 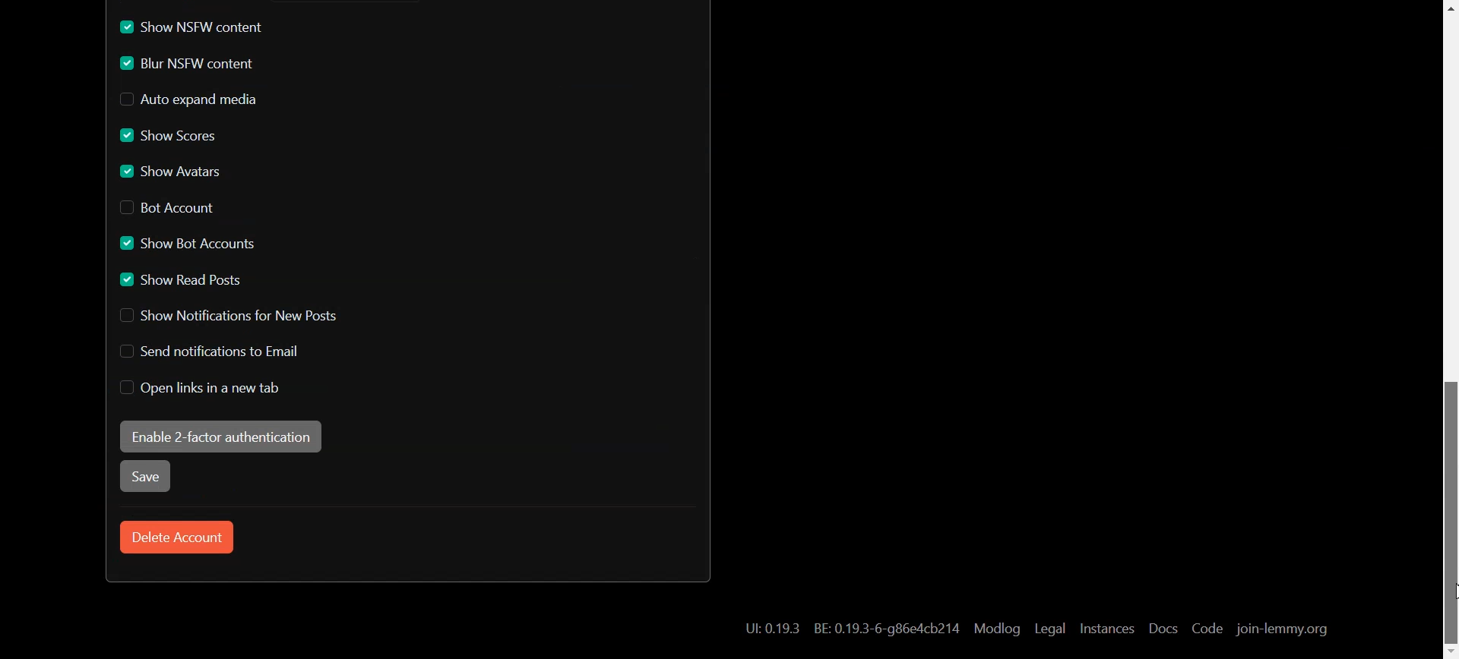 What do you see at coordinates (1446, 329) in the screenshot?
I see `Scroll bar` at bounding box center [1446, 329].